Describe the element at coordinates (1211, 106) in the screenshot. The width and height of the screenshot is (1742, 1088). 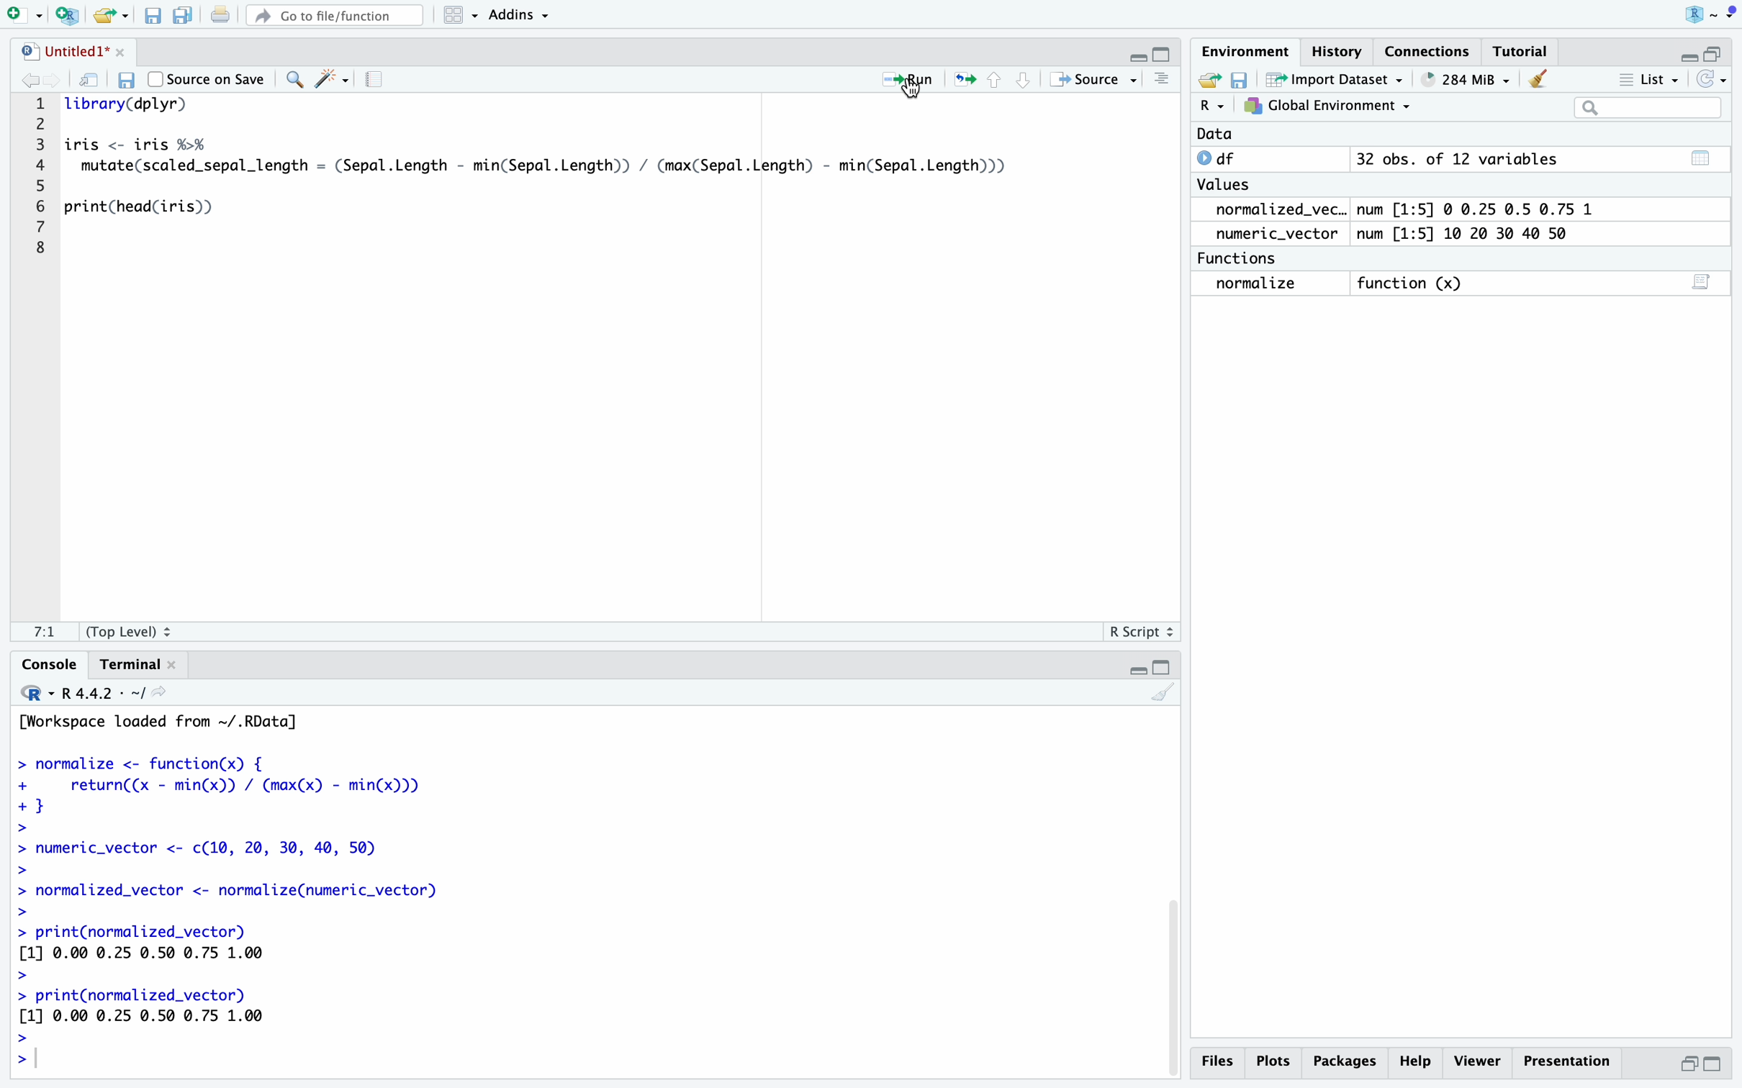
I see `R` at that location.